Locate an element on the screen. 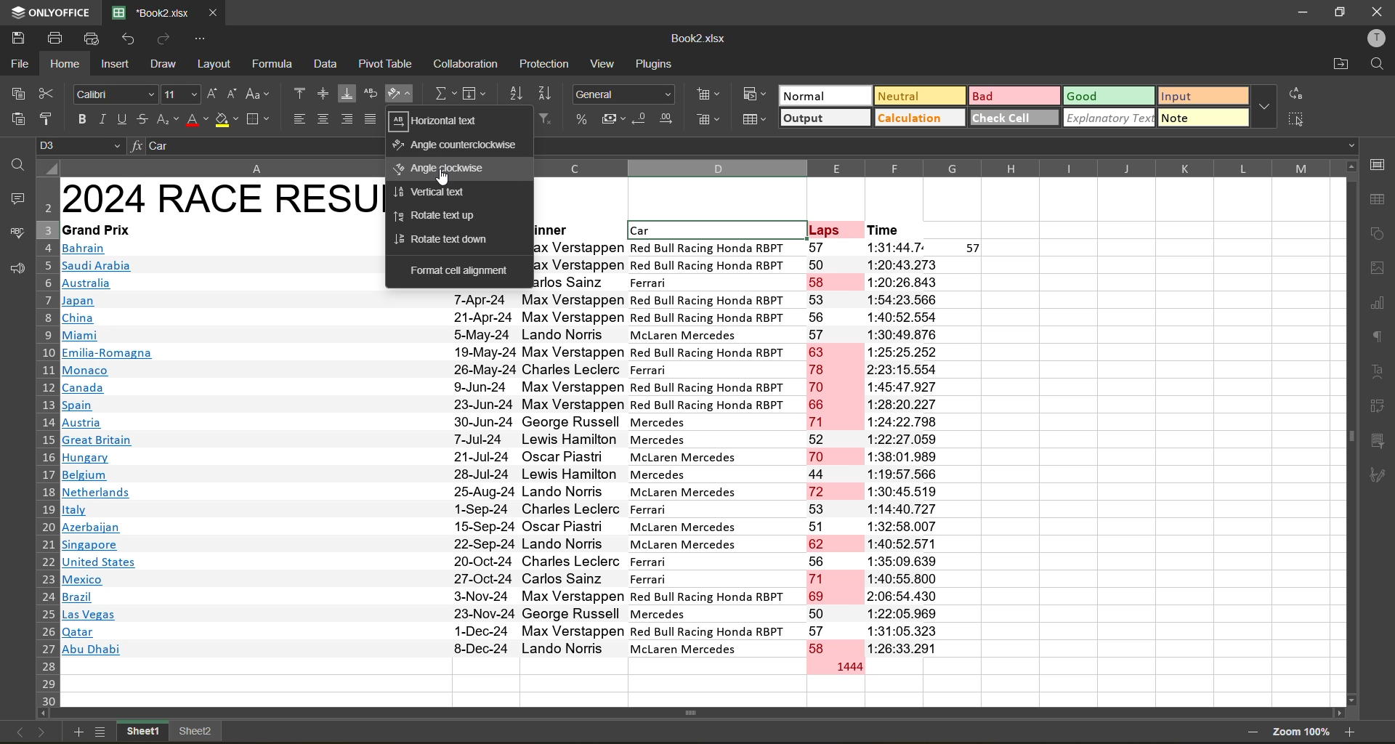 The height and width of the screenshot is (744, 1395). pivot table is located at coordinates (384, 65).